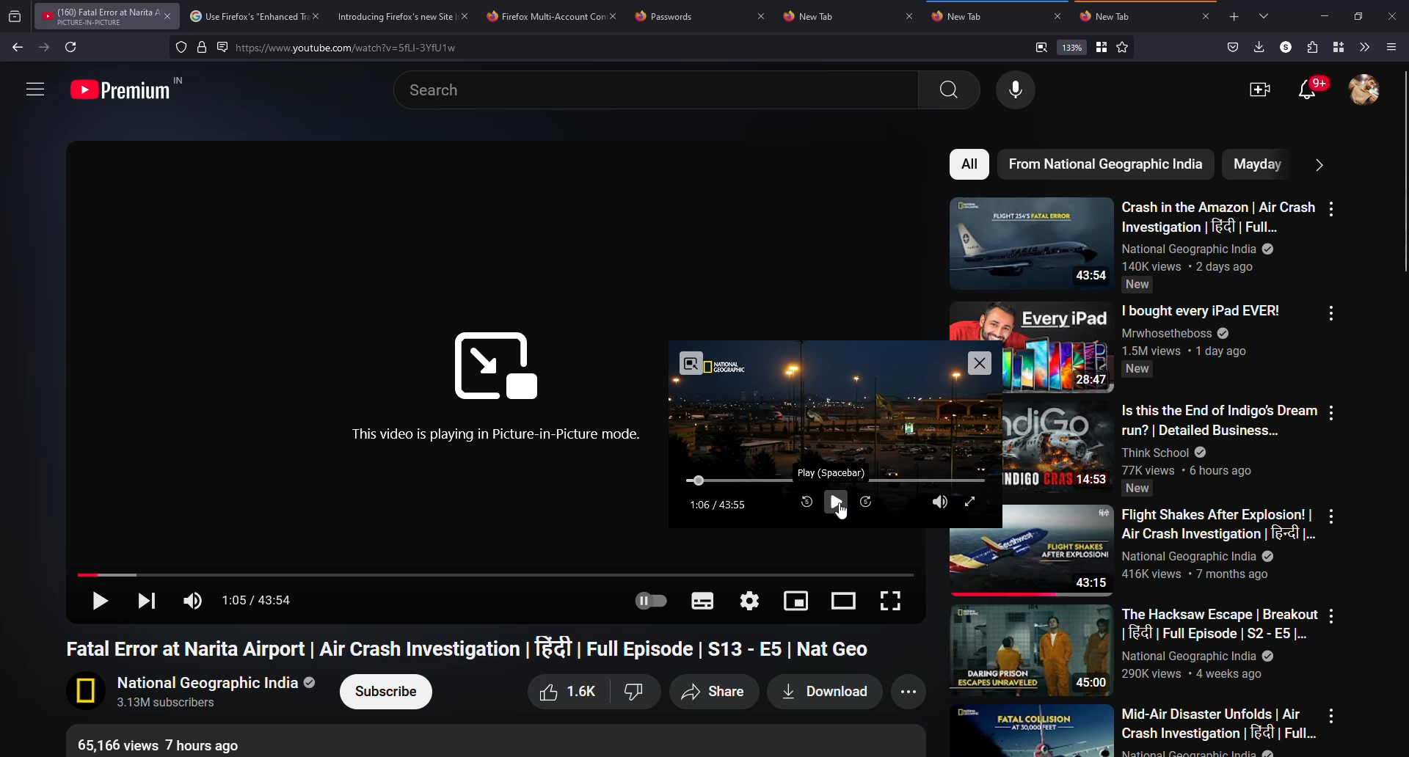 This screenshot has width=1409, height=757. What do you see at coordinates (1031, 243) in the screenshot?
I see `Video thumbnail` at bounding box center [1031, 243].